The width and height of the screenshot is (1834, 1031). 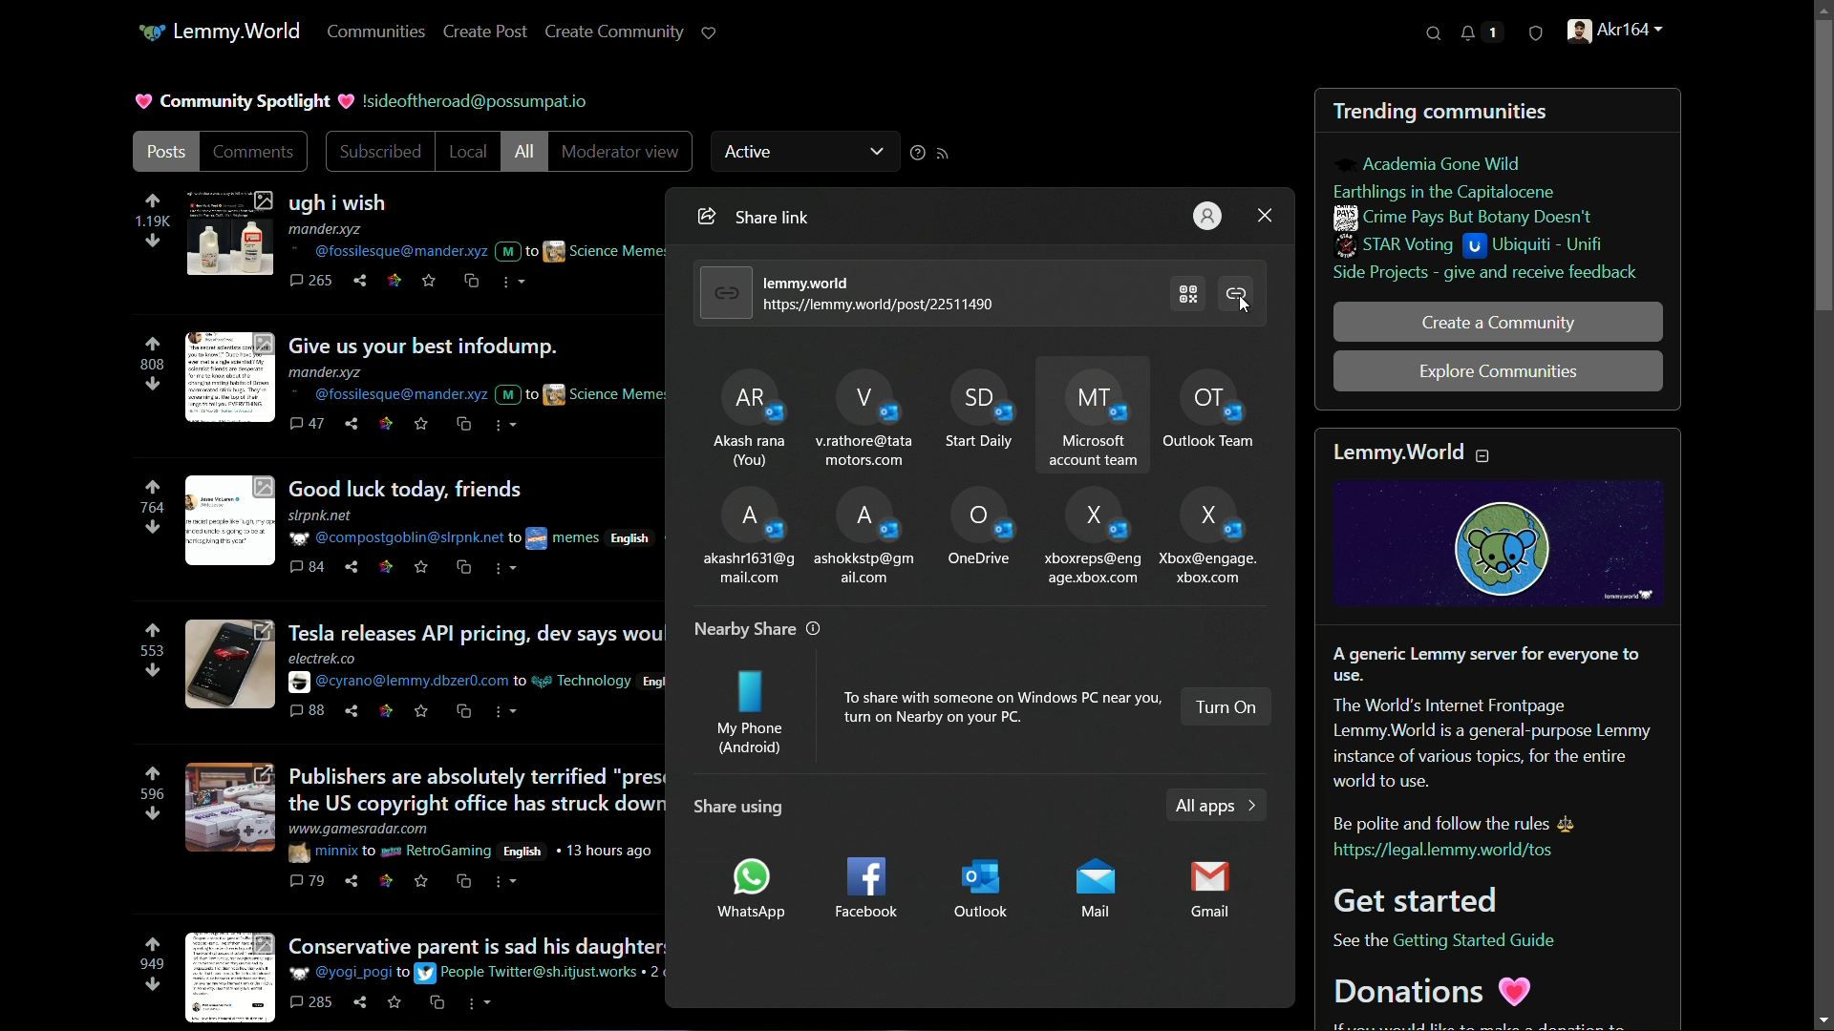 I want to click on mail, so click(x=1097, y=888).